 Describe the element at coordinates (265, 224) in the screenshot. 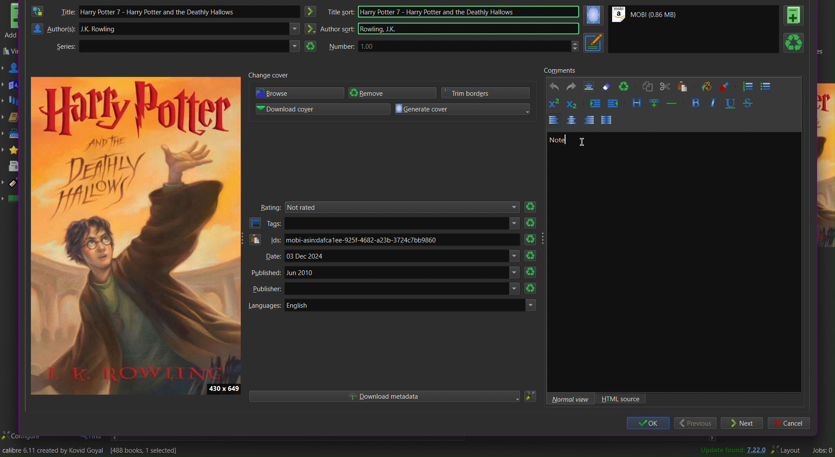

I see `Tags` at that location.